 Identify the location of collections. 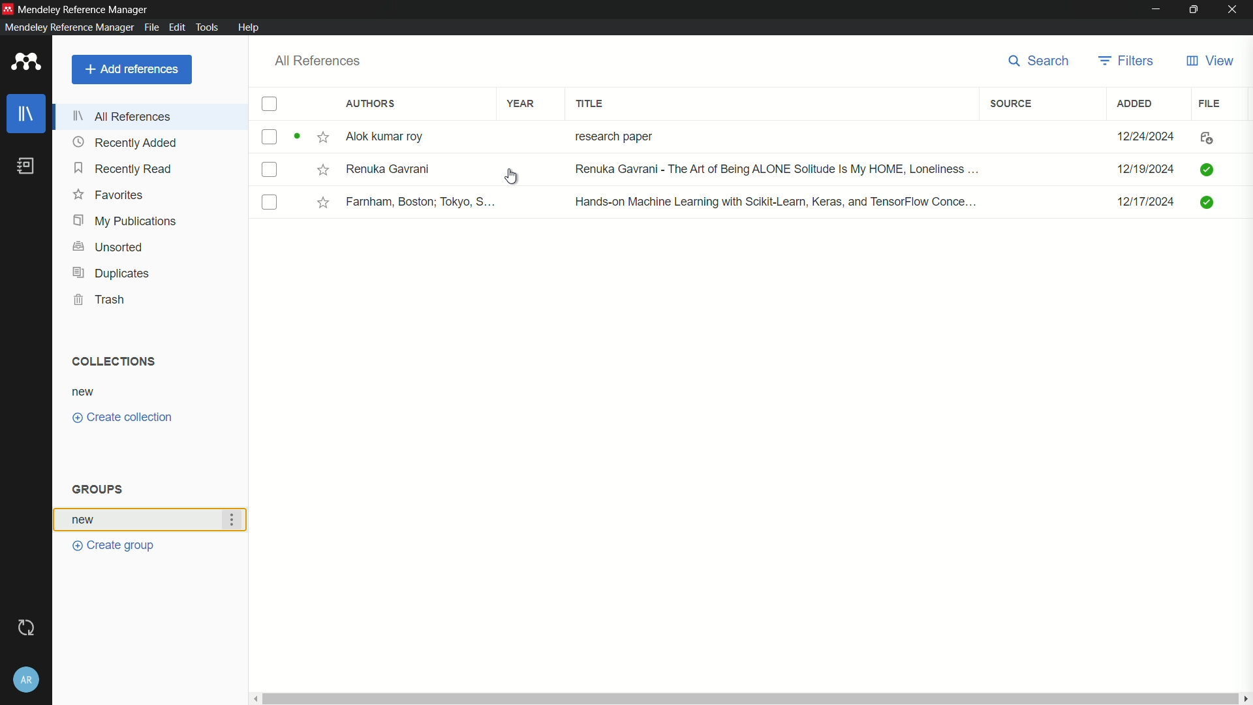
(110, 360).